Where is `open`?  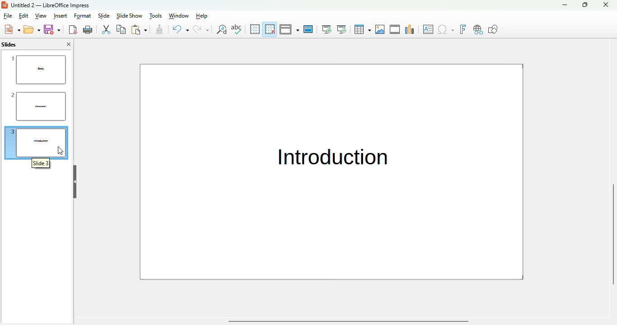 open is located at coordinates (32, 29).